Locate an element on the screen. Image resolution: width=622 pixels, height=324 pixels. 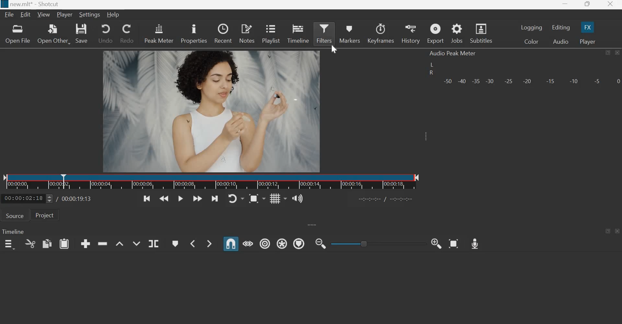
expand is located at coordinates (428, 139).